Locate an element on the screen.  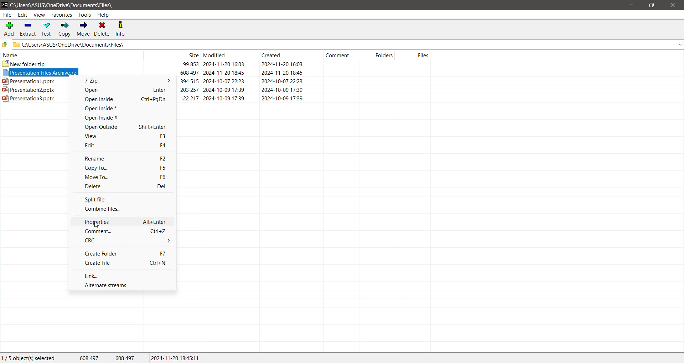
ppt3 is located at coordinates (305, 100).